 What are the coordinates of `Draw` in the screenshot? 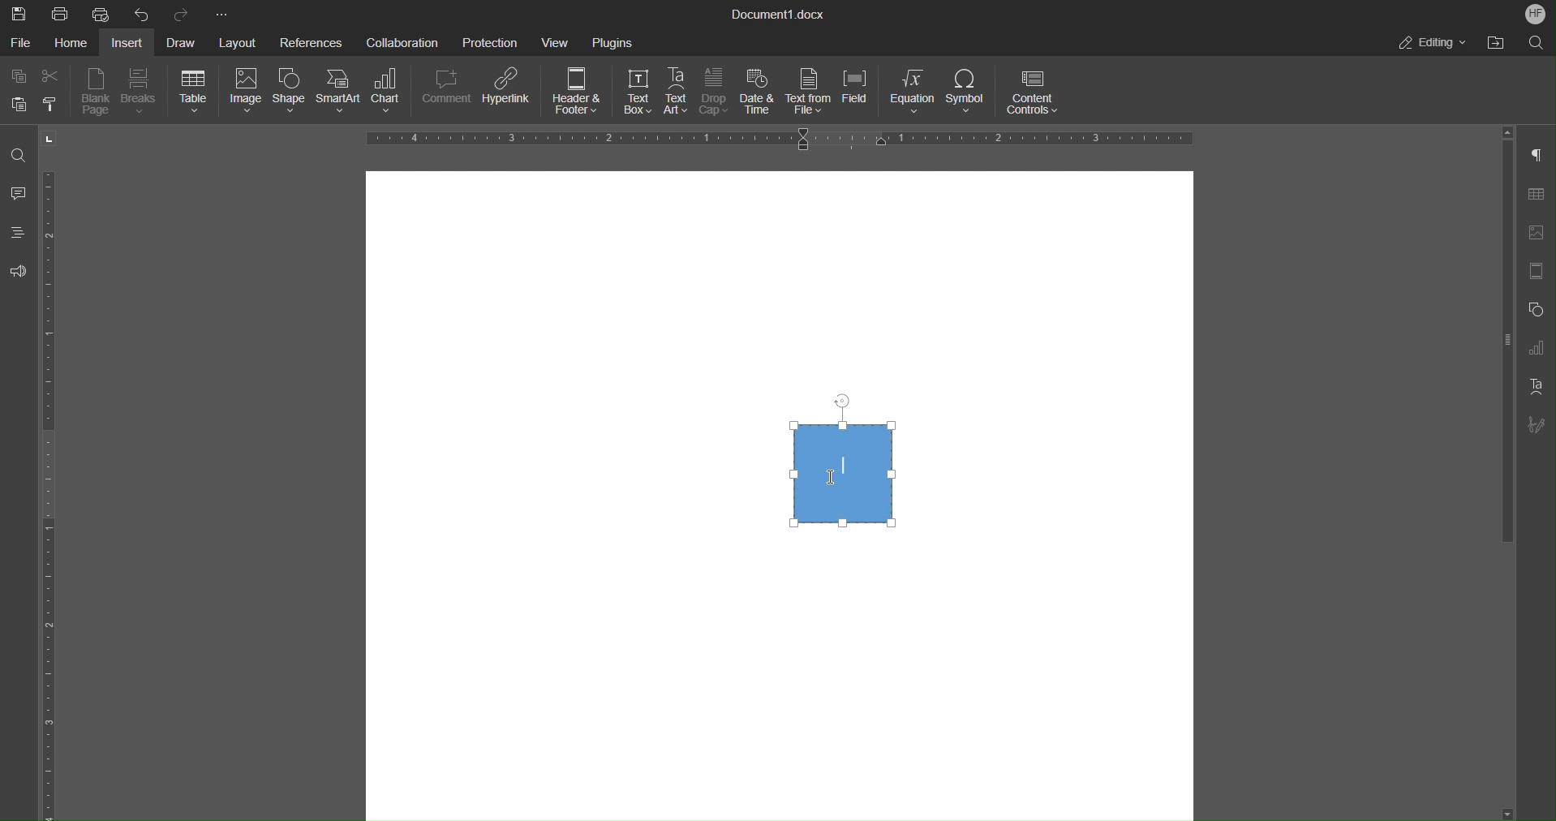 It's located at (185, 41).